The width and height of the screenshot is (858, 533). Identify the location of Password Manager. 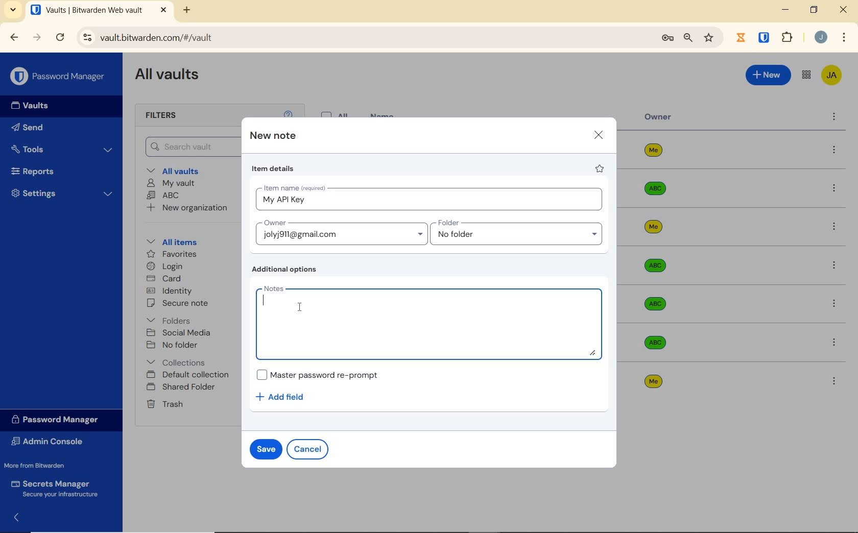
(58, 419).